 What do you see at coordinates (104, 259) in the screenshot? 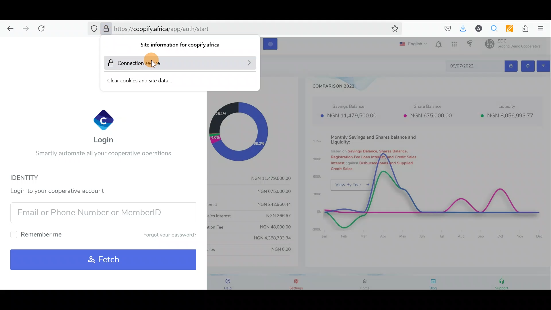
I see `Fetch` at bounding box center [104, 259].